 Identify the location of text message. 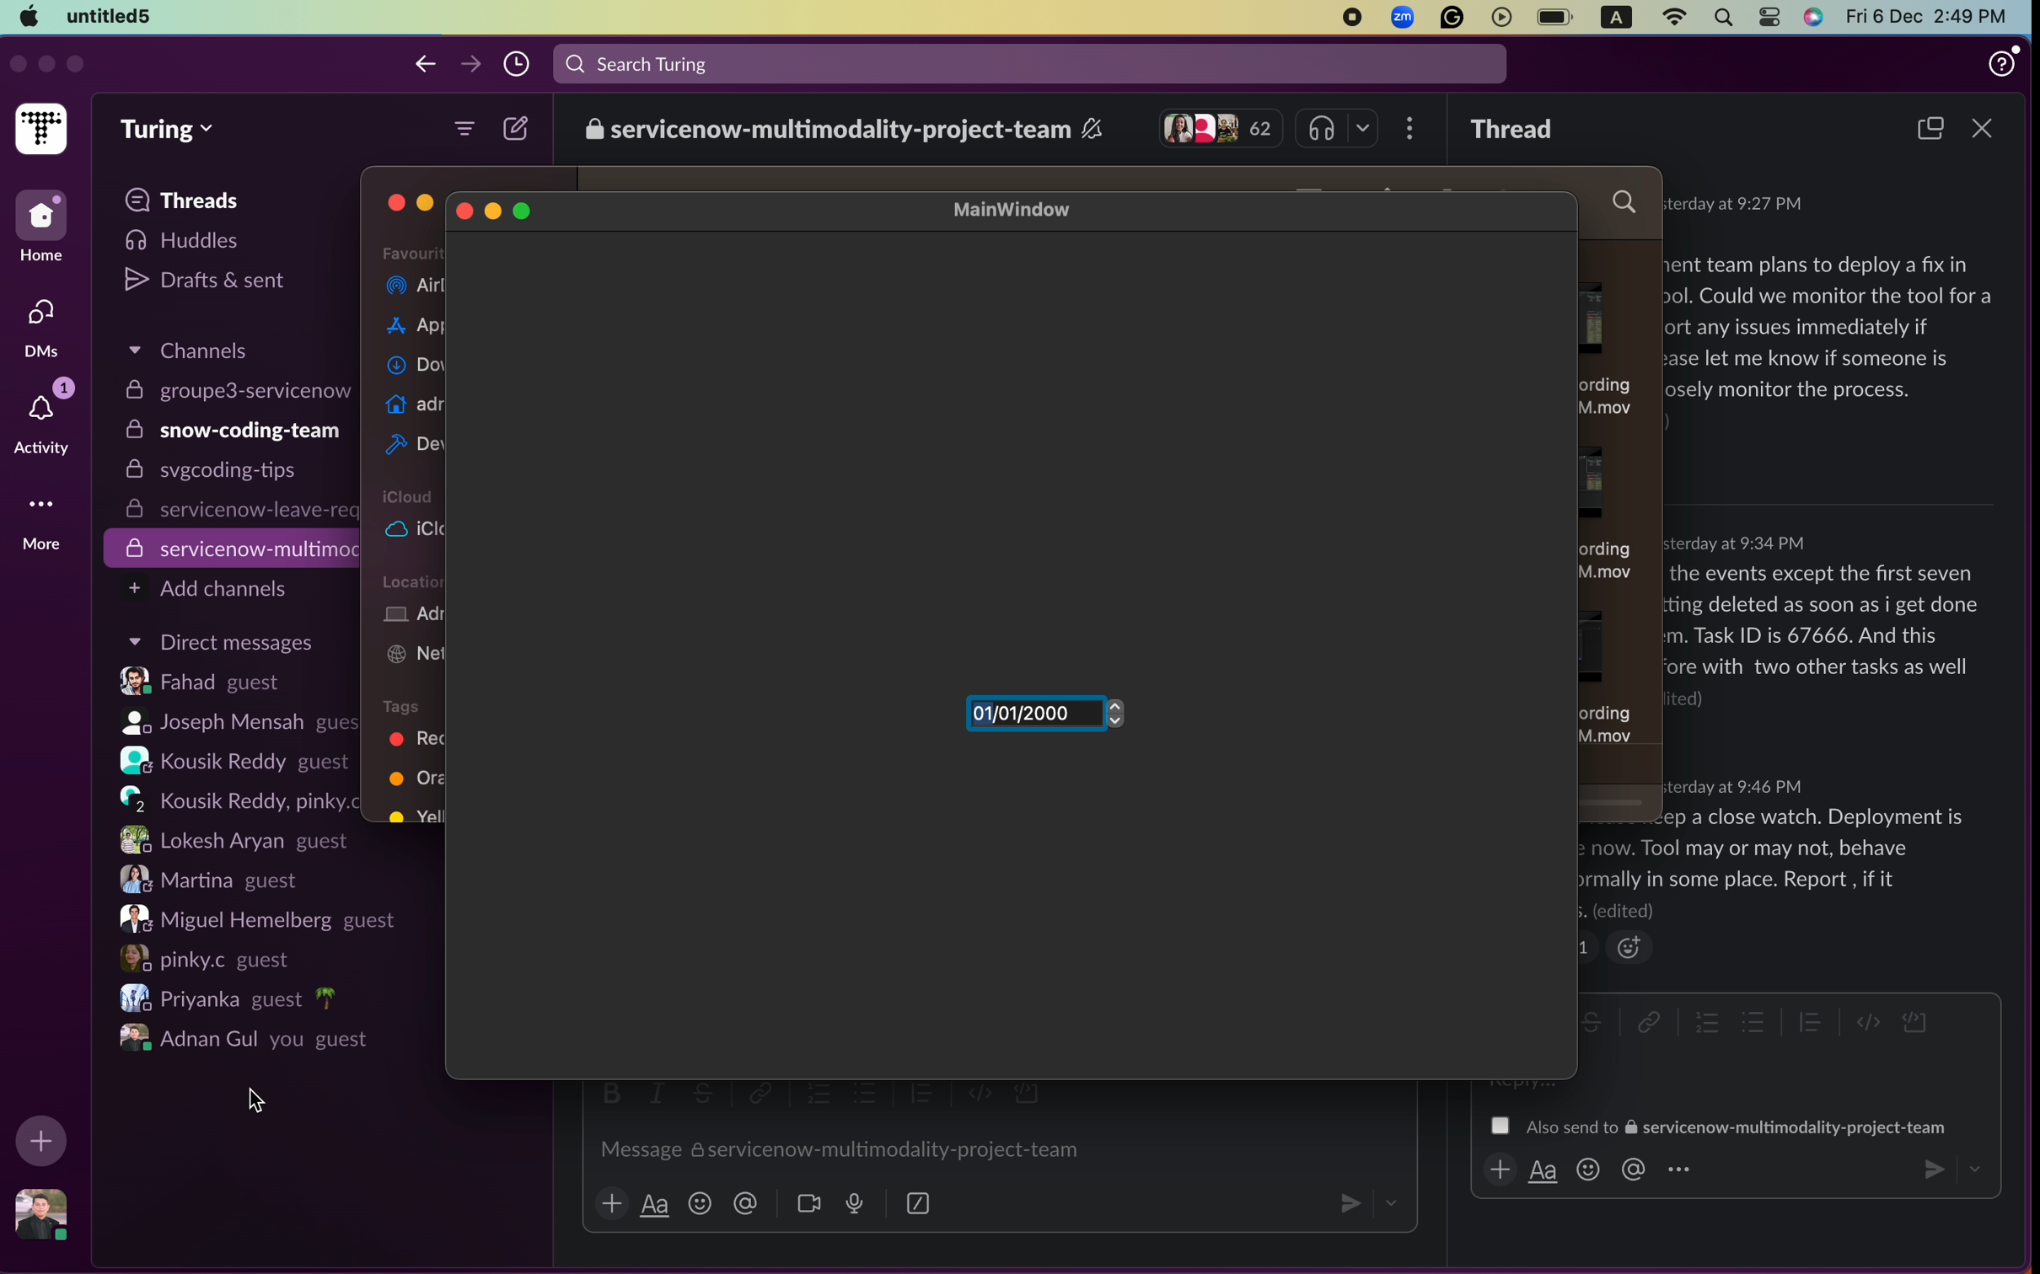
(1826, 639).